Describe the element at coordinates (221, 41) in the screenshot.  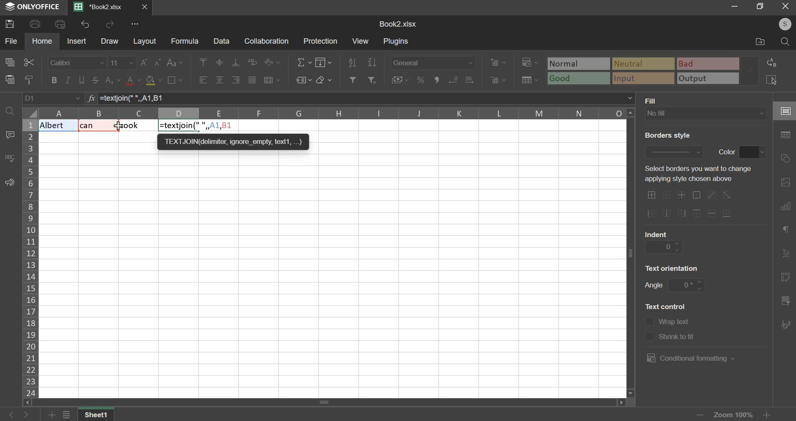
I see `data` at that location.